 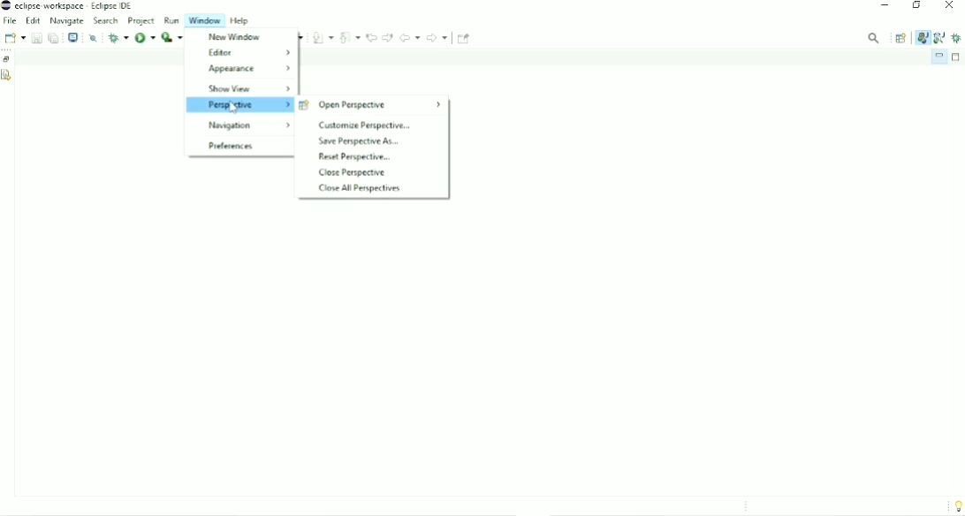 I want to click on Next Annotation, so click(x=323, y=37).